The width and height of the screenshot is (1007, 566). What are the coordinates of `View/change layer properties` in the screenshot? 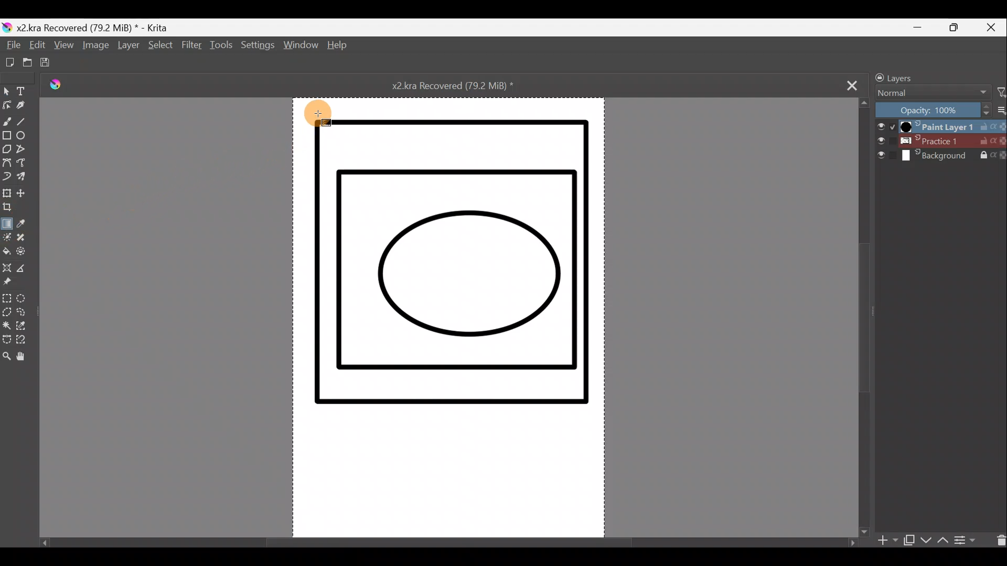 It's located at (970, 539).